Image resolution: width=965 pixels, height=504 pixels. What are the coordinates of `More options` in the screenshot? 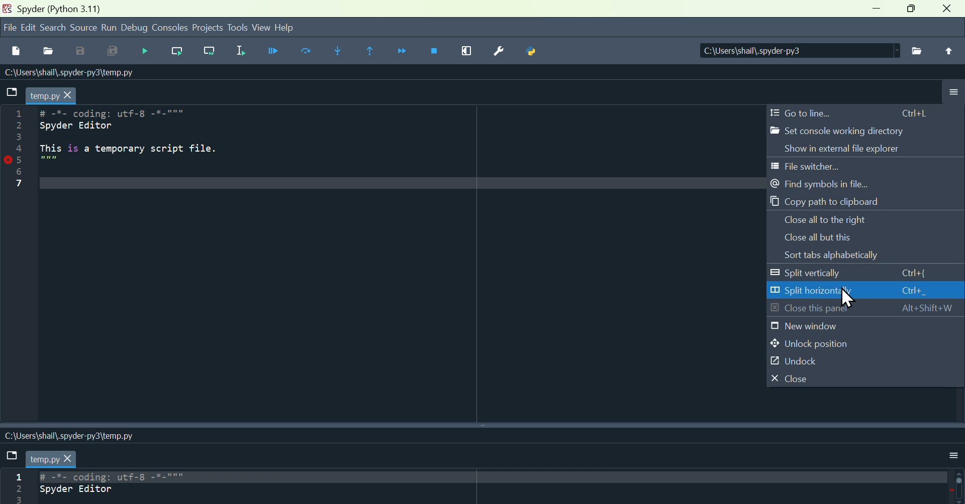 It's located at (951, 97).